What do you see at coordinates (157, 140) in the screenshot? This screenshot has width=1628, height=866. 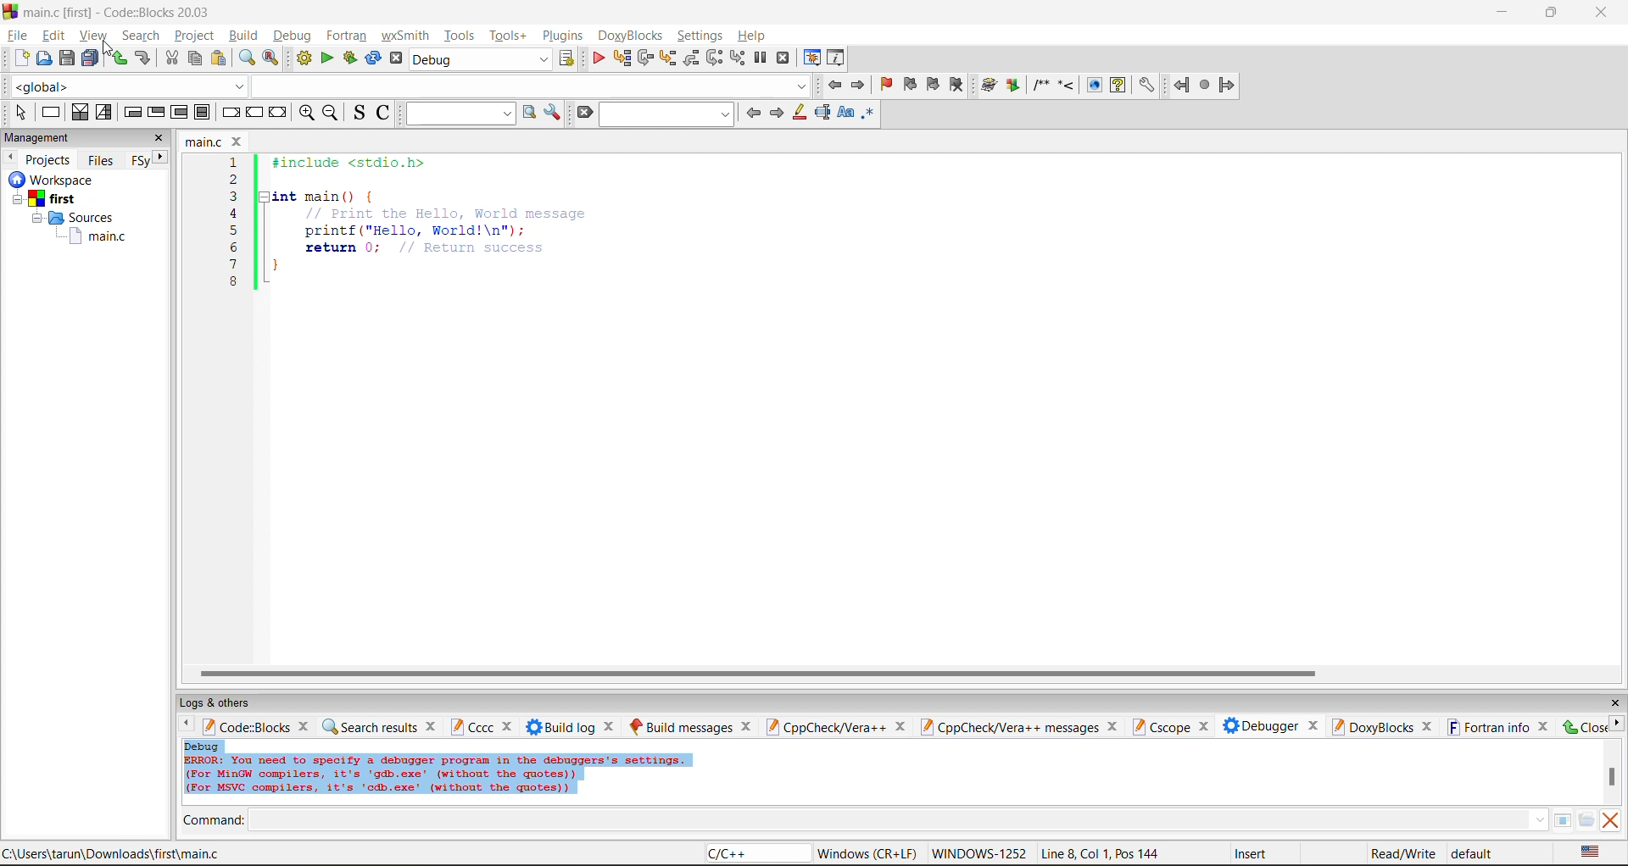 I see `close` at bounding box center [157, 140].